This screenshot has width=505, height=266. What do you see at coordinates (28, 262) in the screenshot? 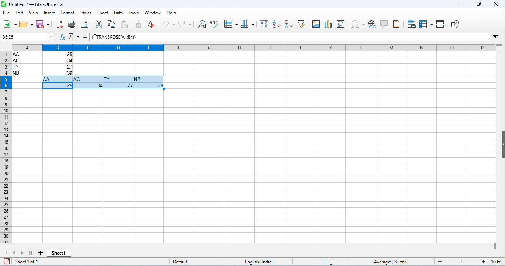
I see `sheet 1 of 1` at bounding box center [28, 262].